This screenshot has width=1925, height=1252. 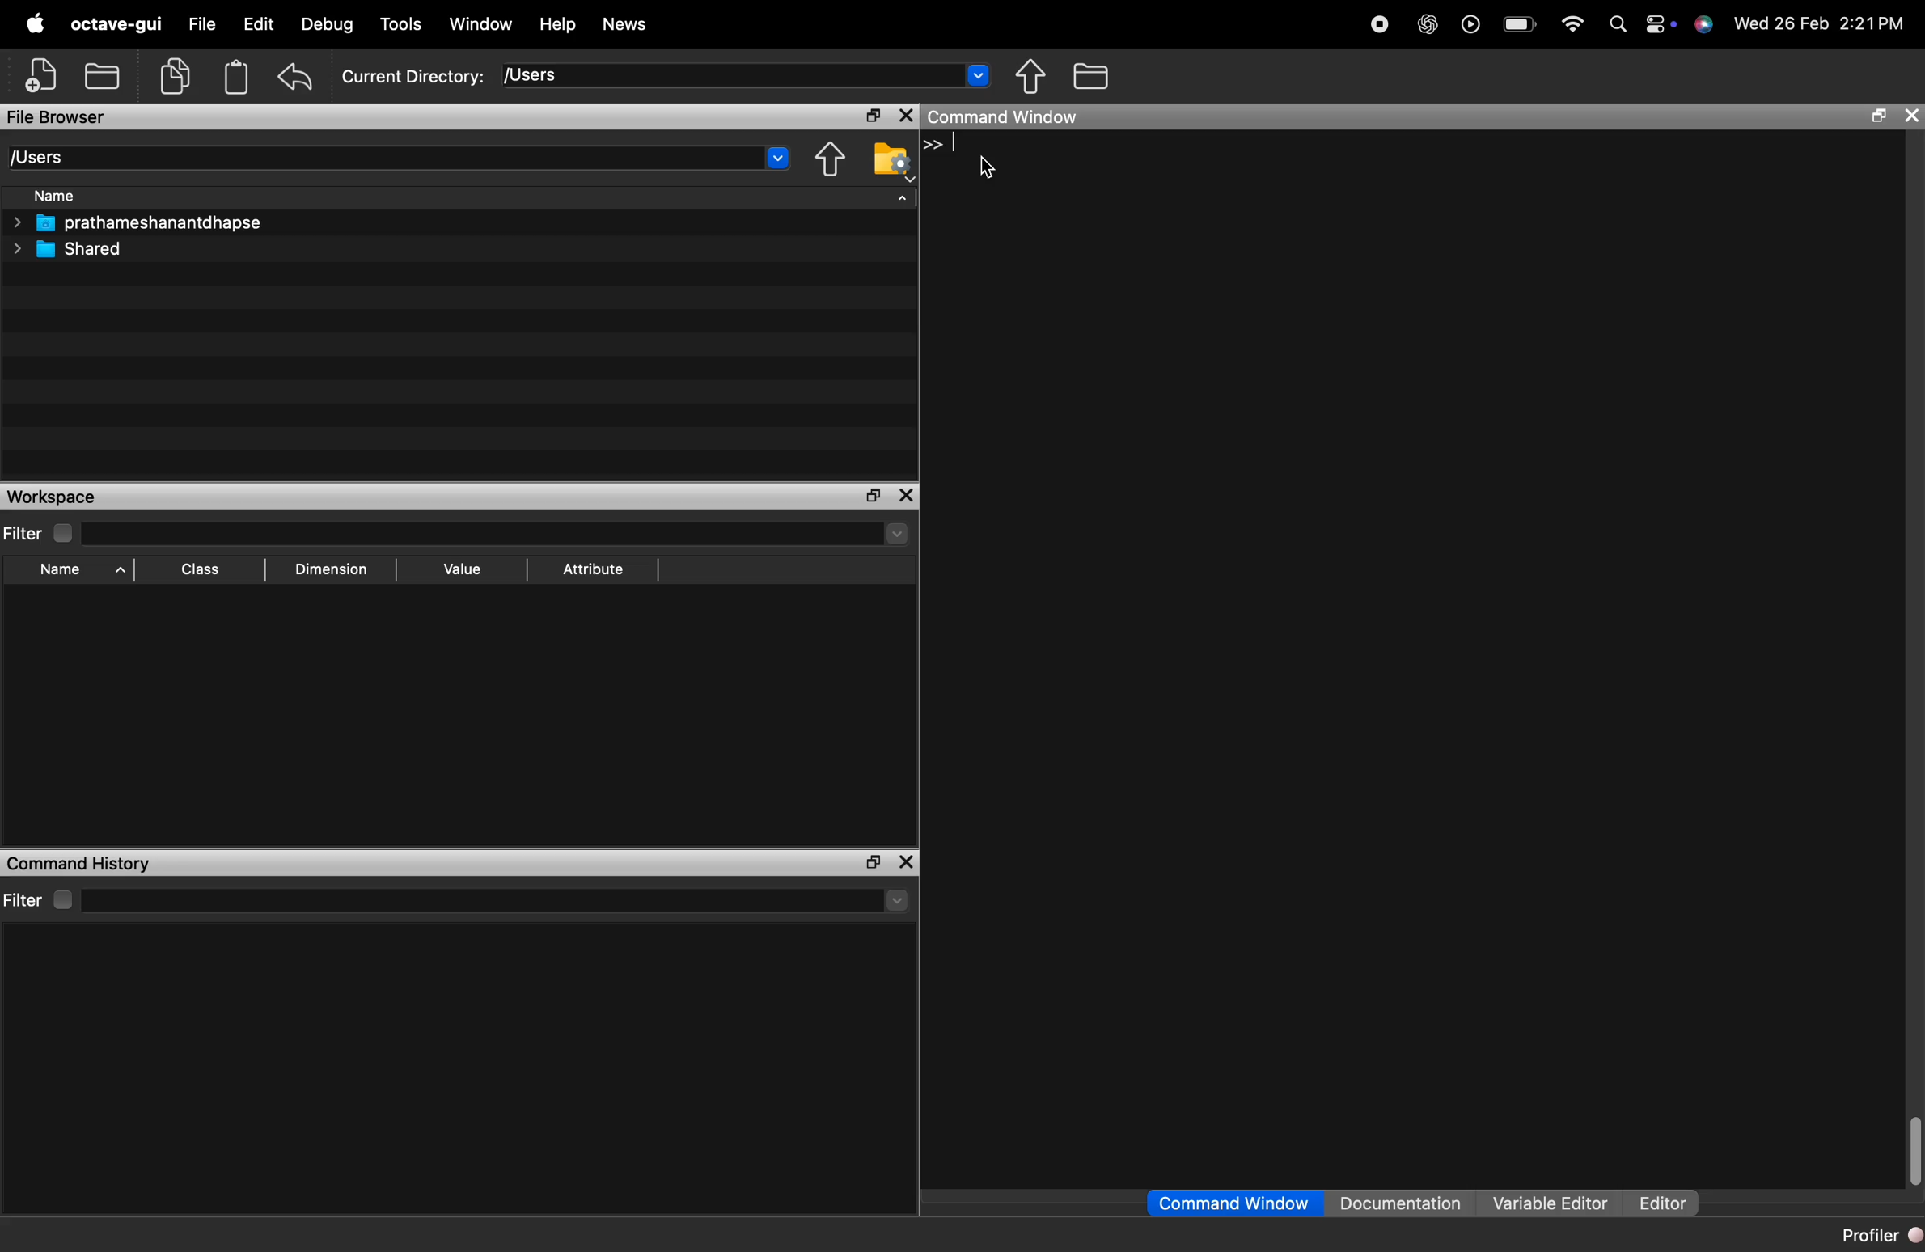 What do you see at coordinates (1472, 19) in the screenshot?
I see `play` at bounding box center [1472, 19].